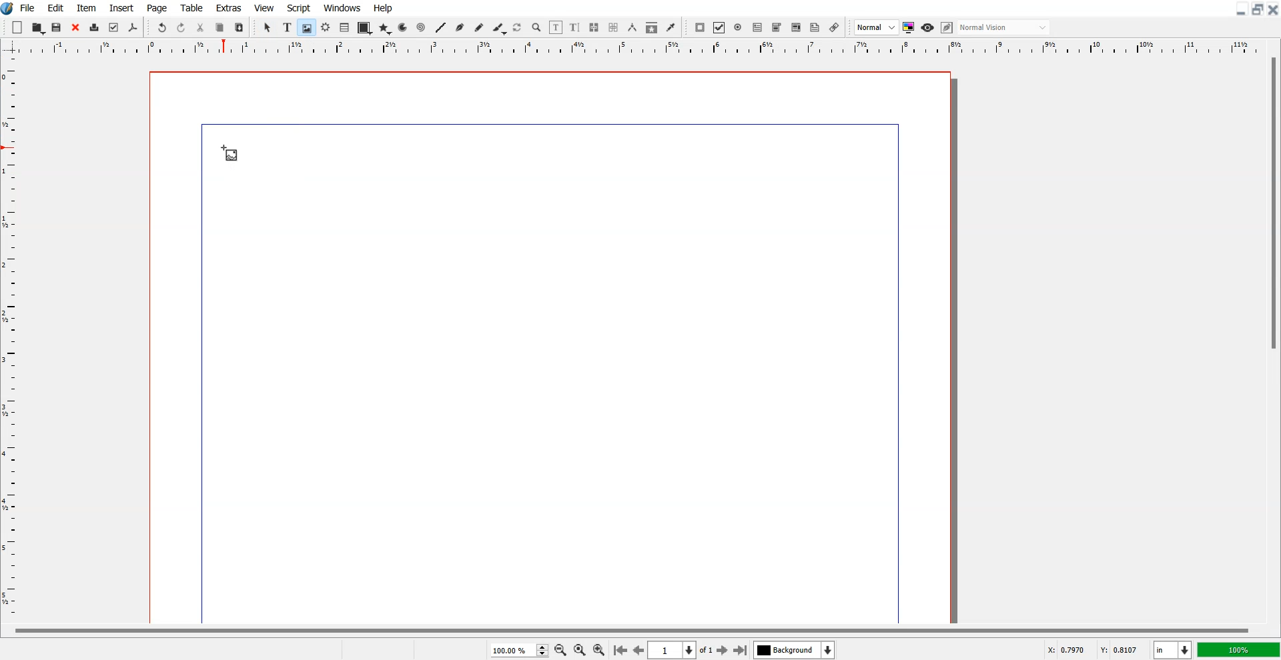 The width and height of the screenshot is (1281, 660). What do you see at coordinates (120, 7) in the screenshot?
I see `Insert` at bounding box center [120, 7].